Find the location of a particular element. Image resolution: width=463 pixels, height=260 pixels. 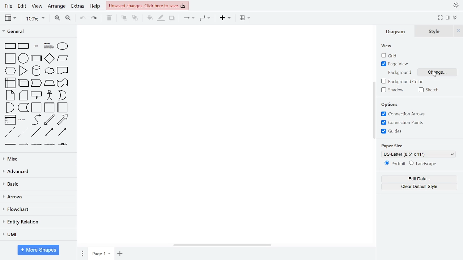

waypoints is located at coordinates (204, 18).